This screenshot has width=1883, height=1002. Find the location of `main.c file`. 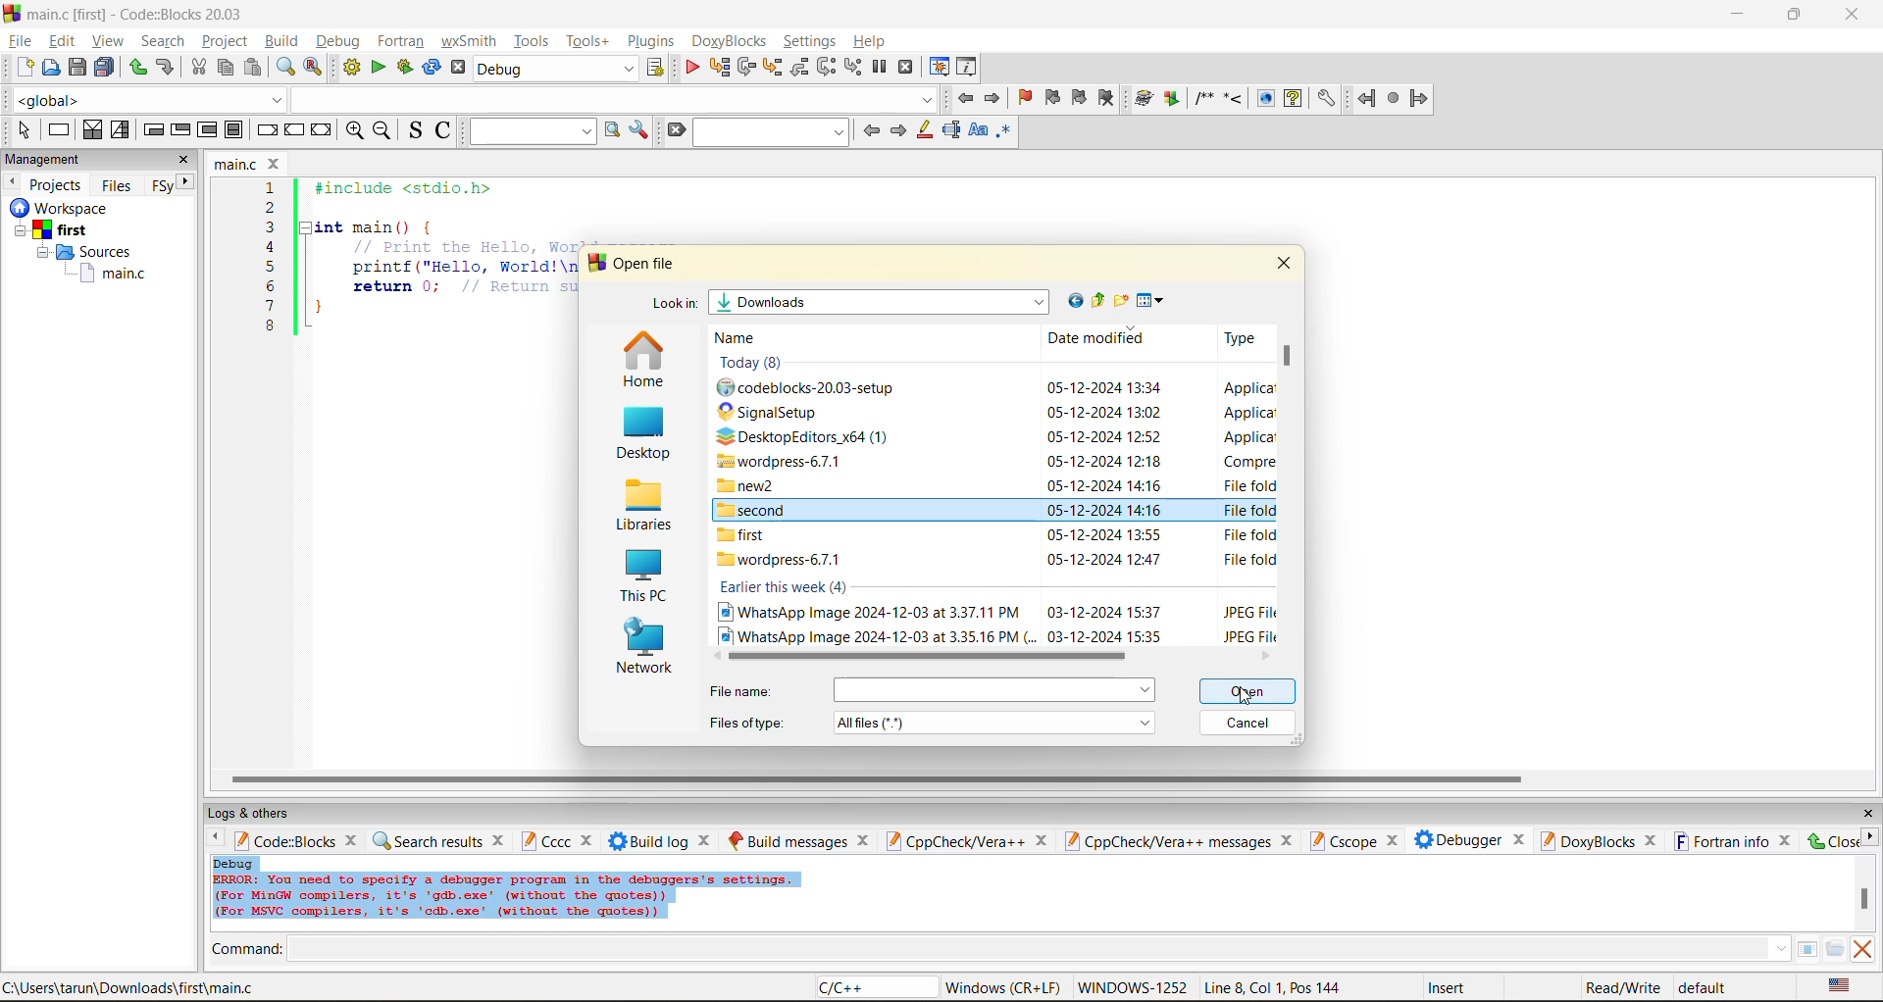

main.c file is located at coordinates (114, 275).